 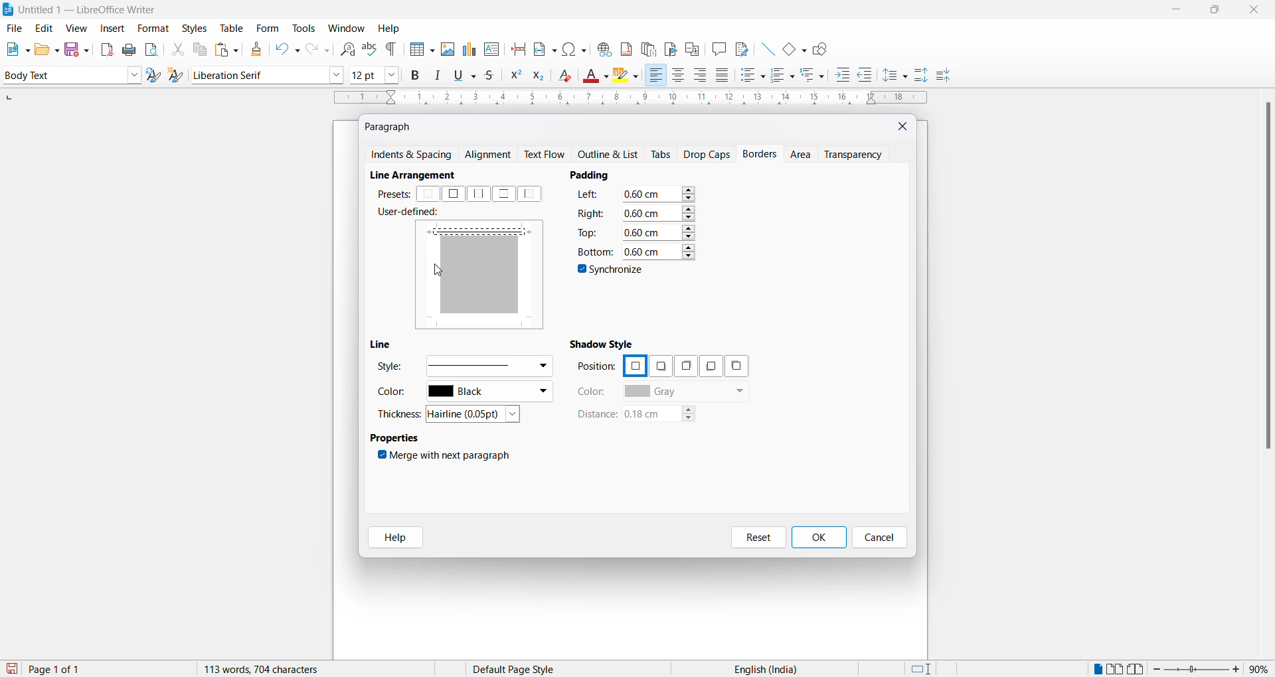 I want to click on superscript, so click(x=515, y=77).